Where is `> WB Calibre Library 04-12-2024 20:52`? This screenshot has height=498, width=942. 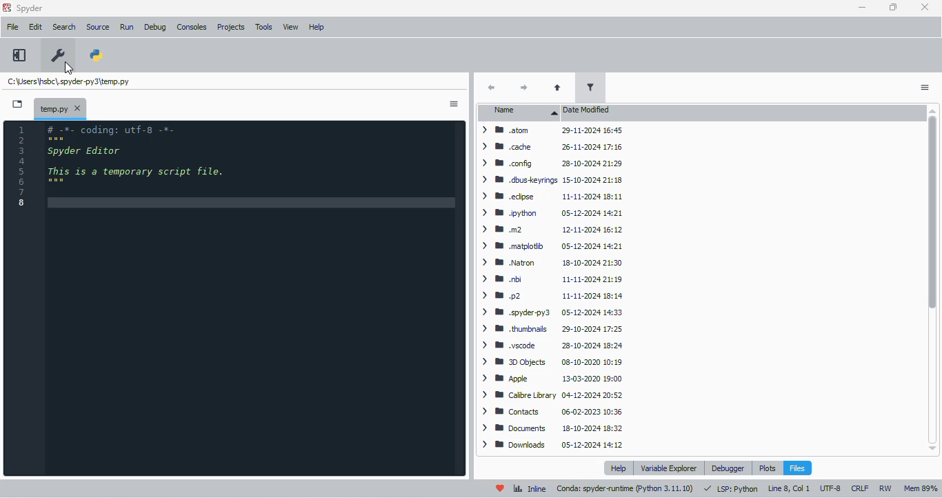 > WB Calibre Library 04-12-2024 20:52 is located at coordinates (552, 395).